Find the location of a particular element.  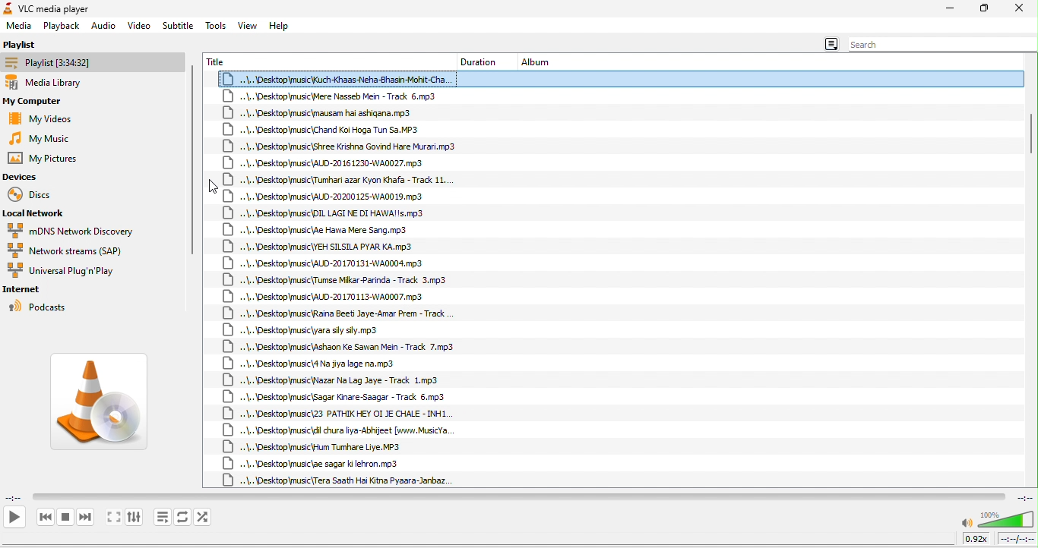

random is located at coordinates (204, 517).